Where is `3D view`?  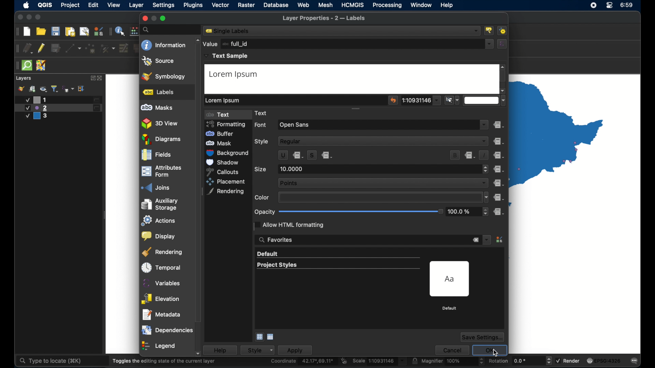
3D view is located at coordinates (161, 124).